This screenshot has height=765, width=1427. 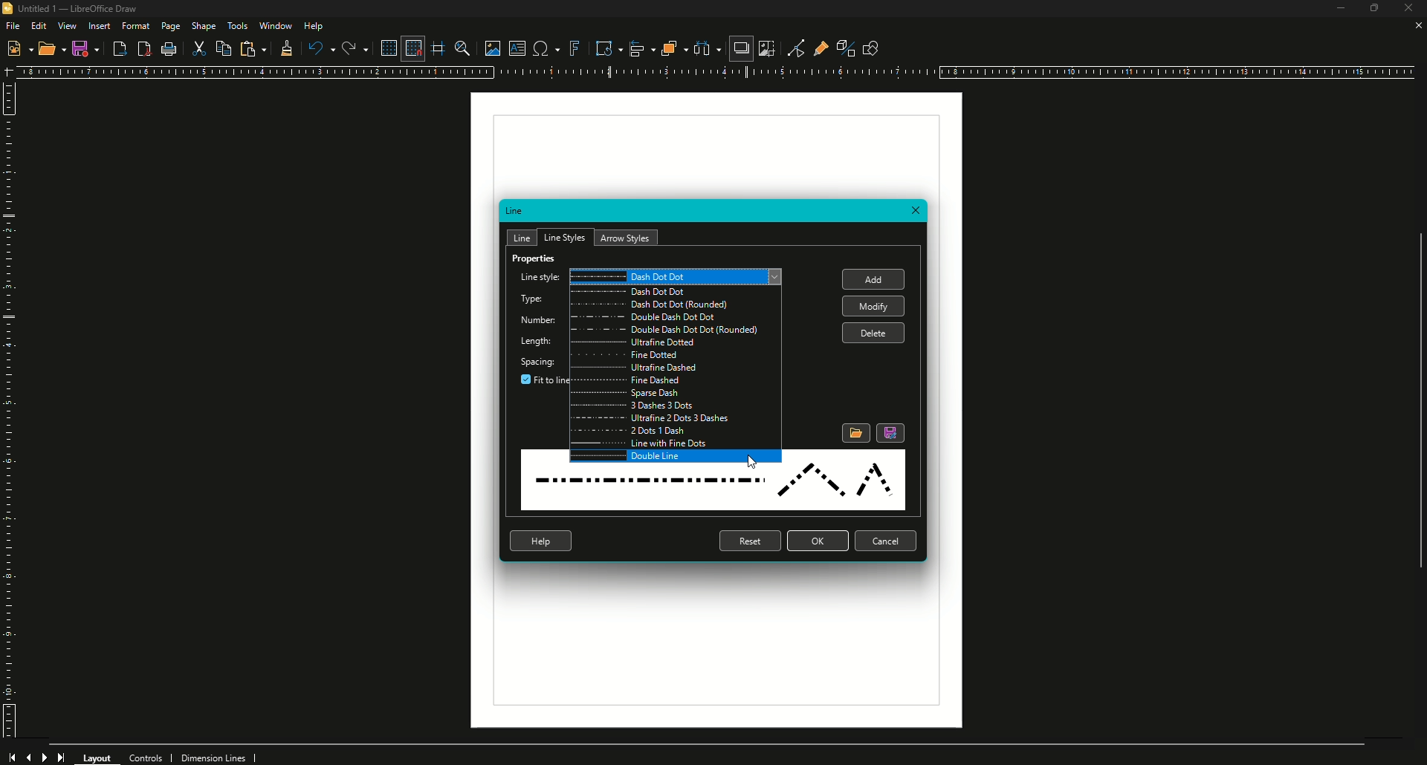 I want to click on New, so click(x=19, y=48).